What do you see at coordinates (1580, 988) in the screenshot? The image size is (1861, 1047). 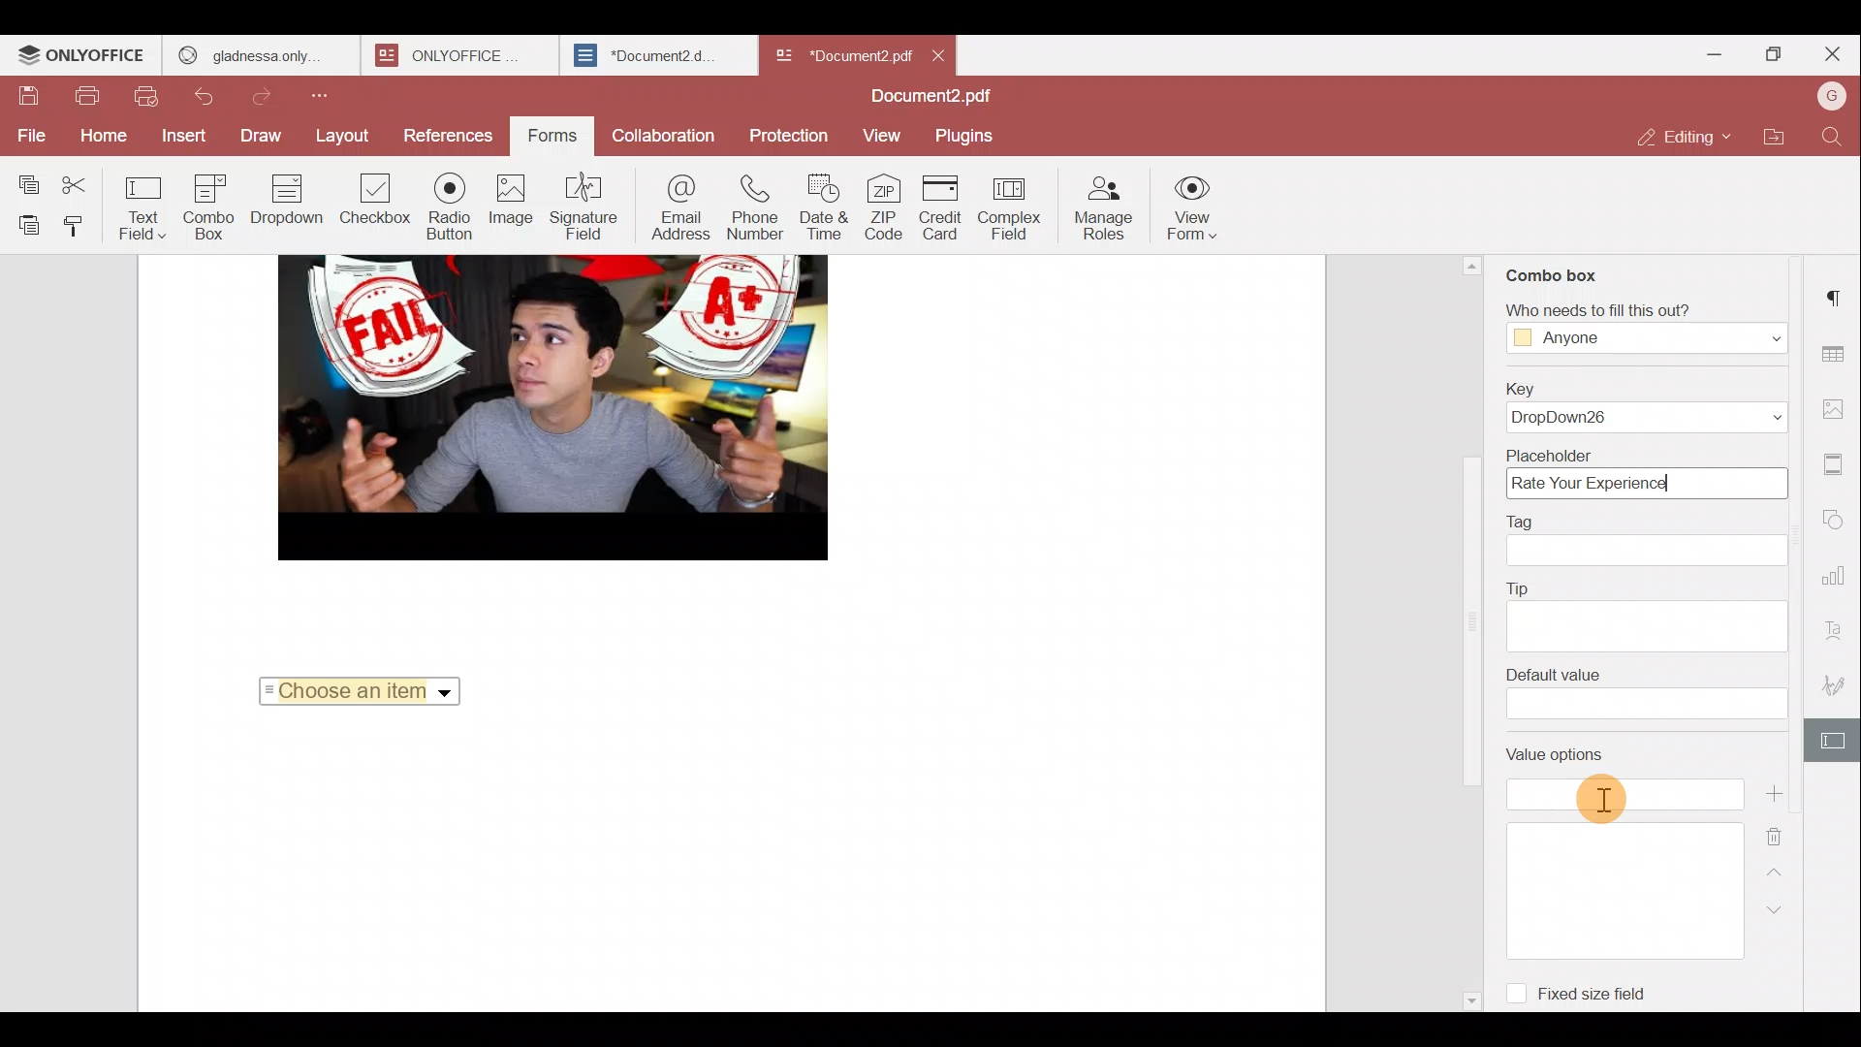 I see `Fixed size field` at bounding box center [1580, 988].